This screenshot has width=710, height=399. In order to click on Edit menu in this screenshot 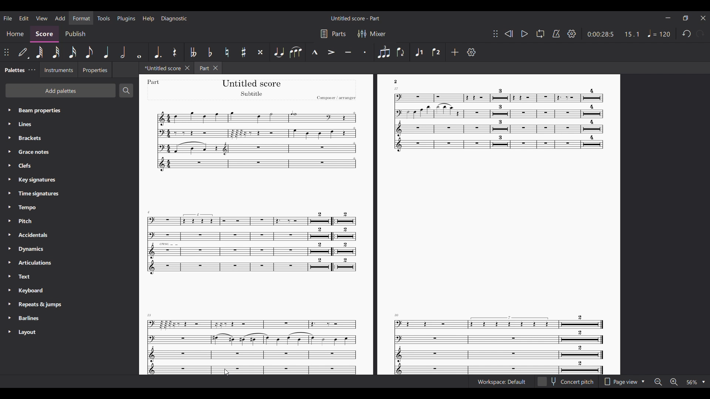, I will do `click(24, 18)`.